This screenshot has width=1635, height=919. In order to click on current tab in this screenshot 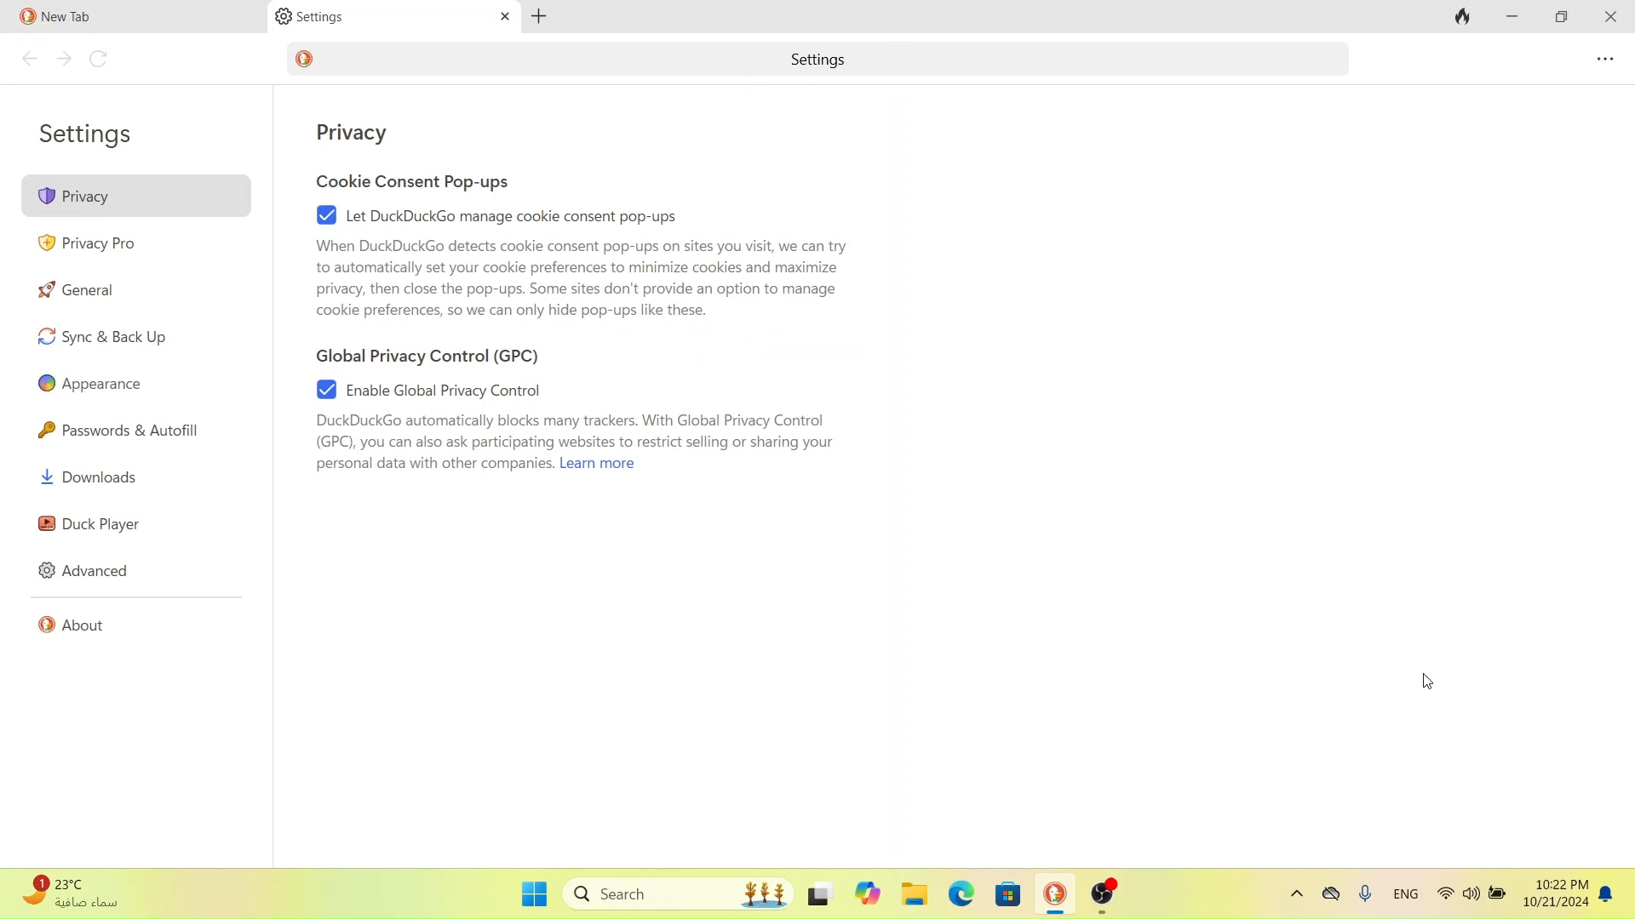, I will do `click(105, 17)`.